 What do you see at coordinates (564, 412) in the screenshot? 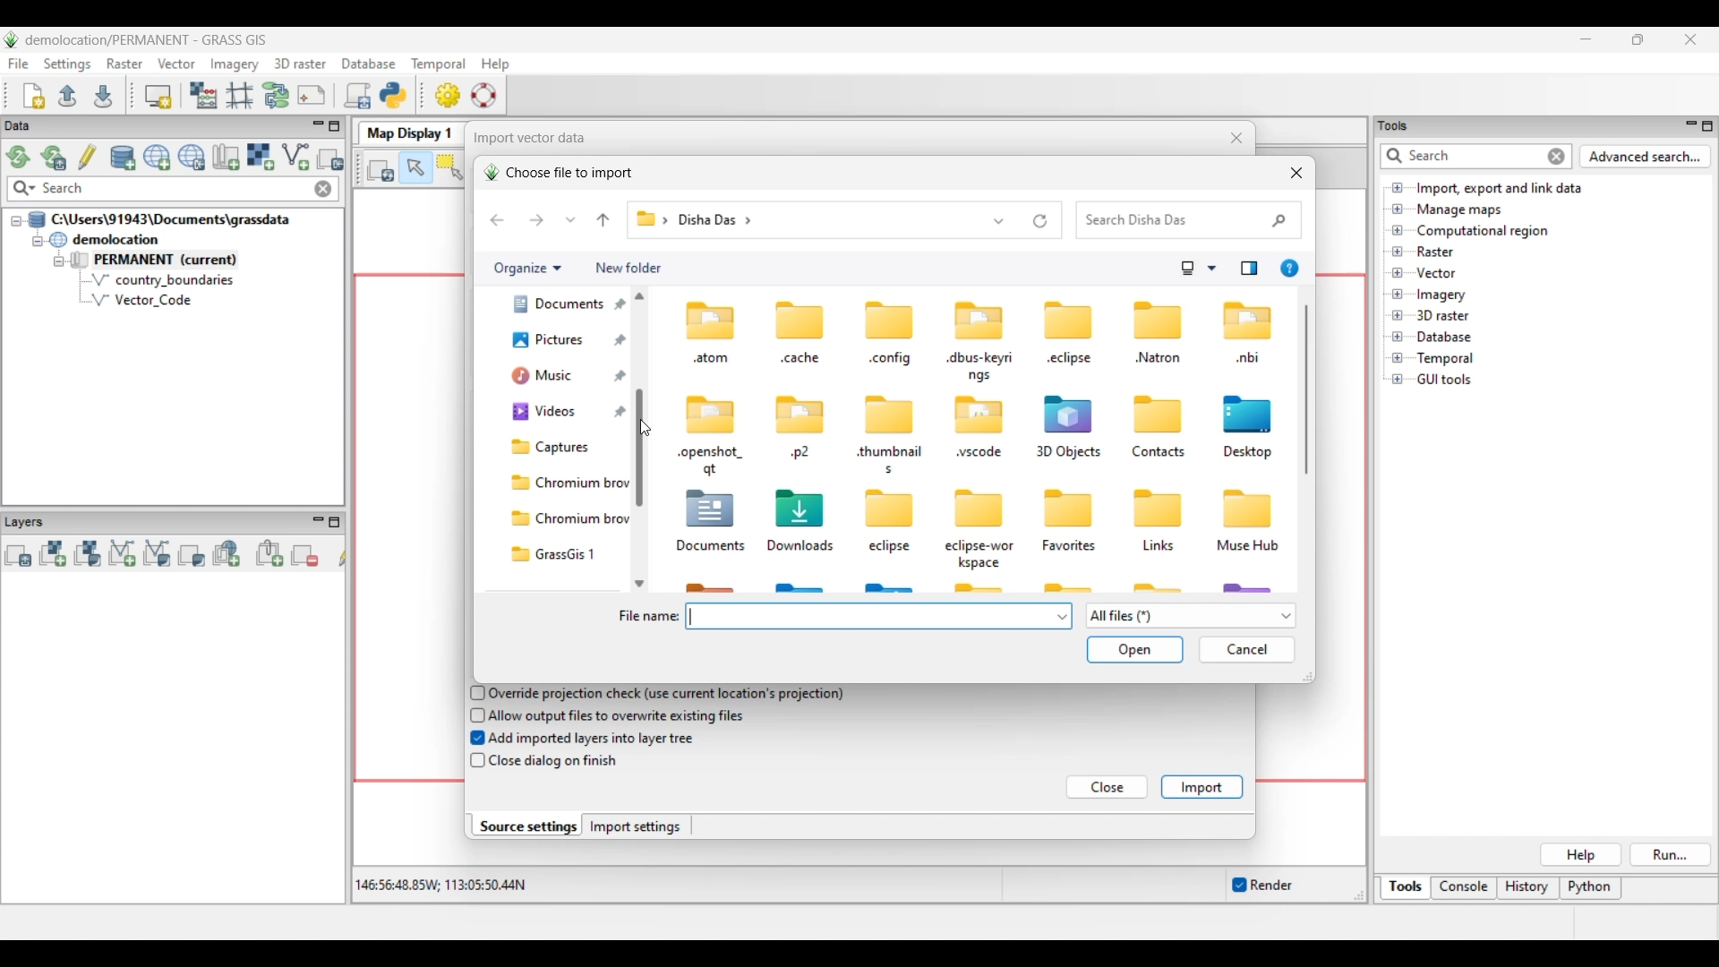
I see `Videos folder` at bounding box center [564, 412].